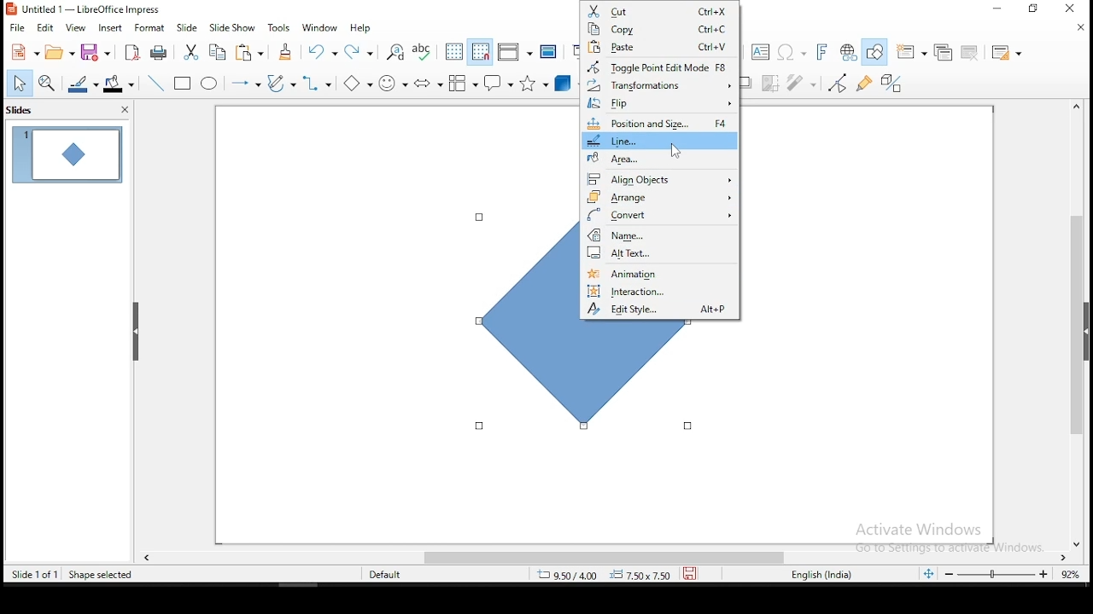 This screenshot has height=614, width=1093. Describe the element at coordinates (944, 538) in the screenshot. I see `activate windows` at that location.